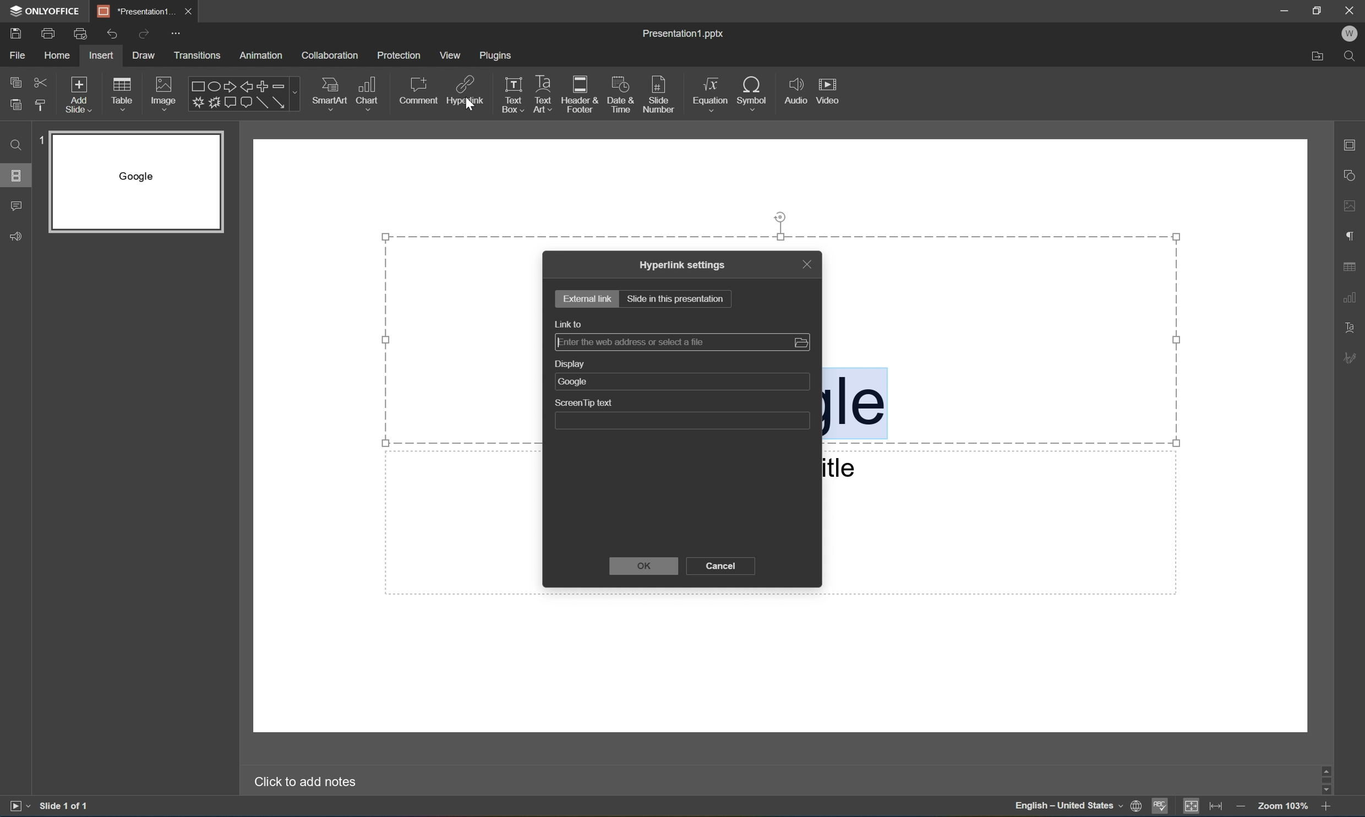 Image resolution: width=1365 pixels, height=817 pixels. What do you see at coordinates (124, 96) in the screenshot?
I see `Table` at bounding box center [124, 96].